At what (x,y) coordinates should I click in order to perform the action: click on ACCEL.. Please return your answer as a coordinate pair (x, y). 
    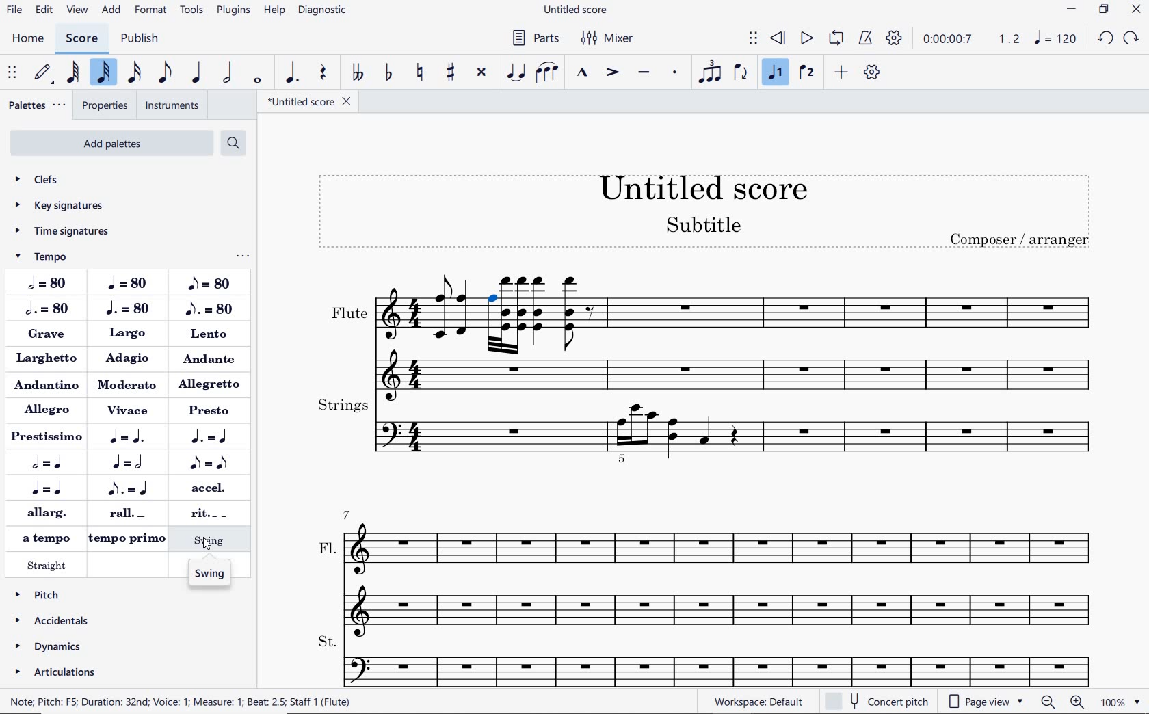
    Looking at the image, I should click on (206, 488).